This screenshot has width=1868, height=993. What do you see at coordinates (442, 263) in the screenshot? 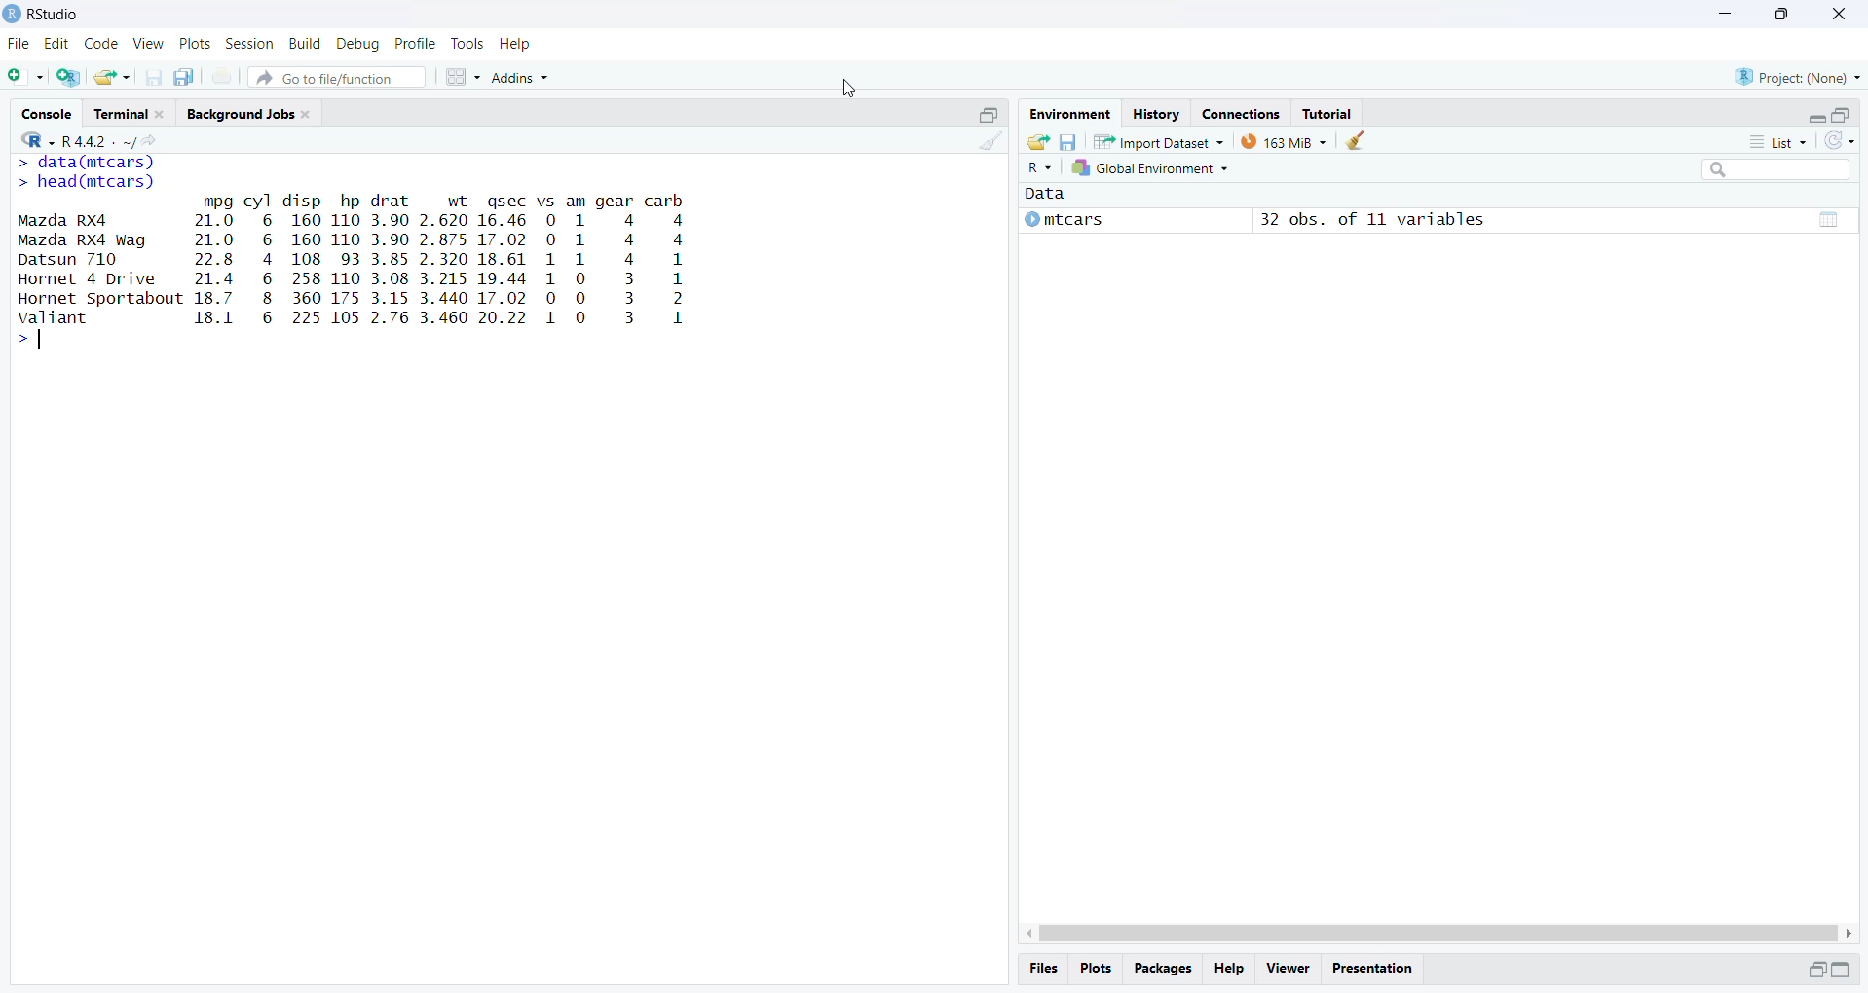
I see `mpg cyl disp hp drat ~~ wt qgsec vs am gear carb
21.0 6 160 110 3.90 2.620 16.46 0 1 4 4
21.0 6 160 110 3.90 2.875 17.02 0 1 4 4
22.8 4 108 93 3.85 2.320 18.61 1 1 4 a 8
21.4 6 258 110 3.08 3.215 19.44 1 0 3 hs
18.7 8 360 175 3.15 3.440 17.02 0 0 3 2
18.1 6 225 105 2.76 3.460 20.22 1 0 3 1` at bounding box center [442, 263].